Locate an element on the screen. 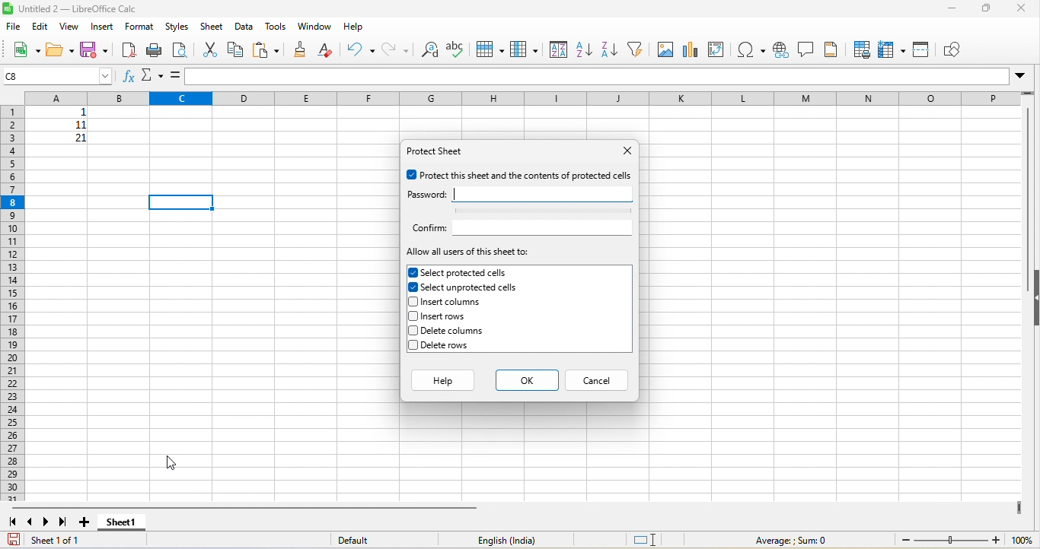  allow all users of this sheet to is located at coordinates (470, 253).